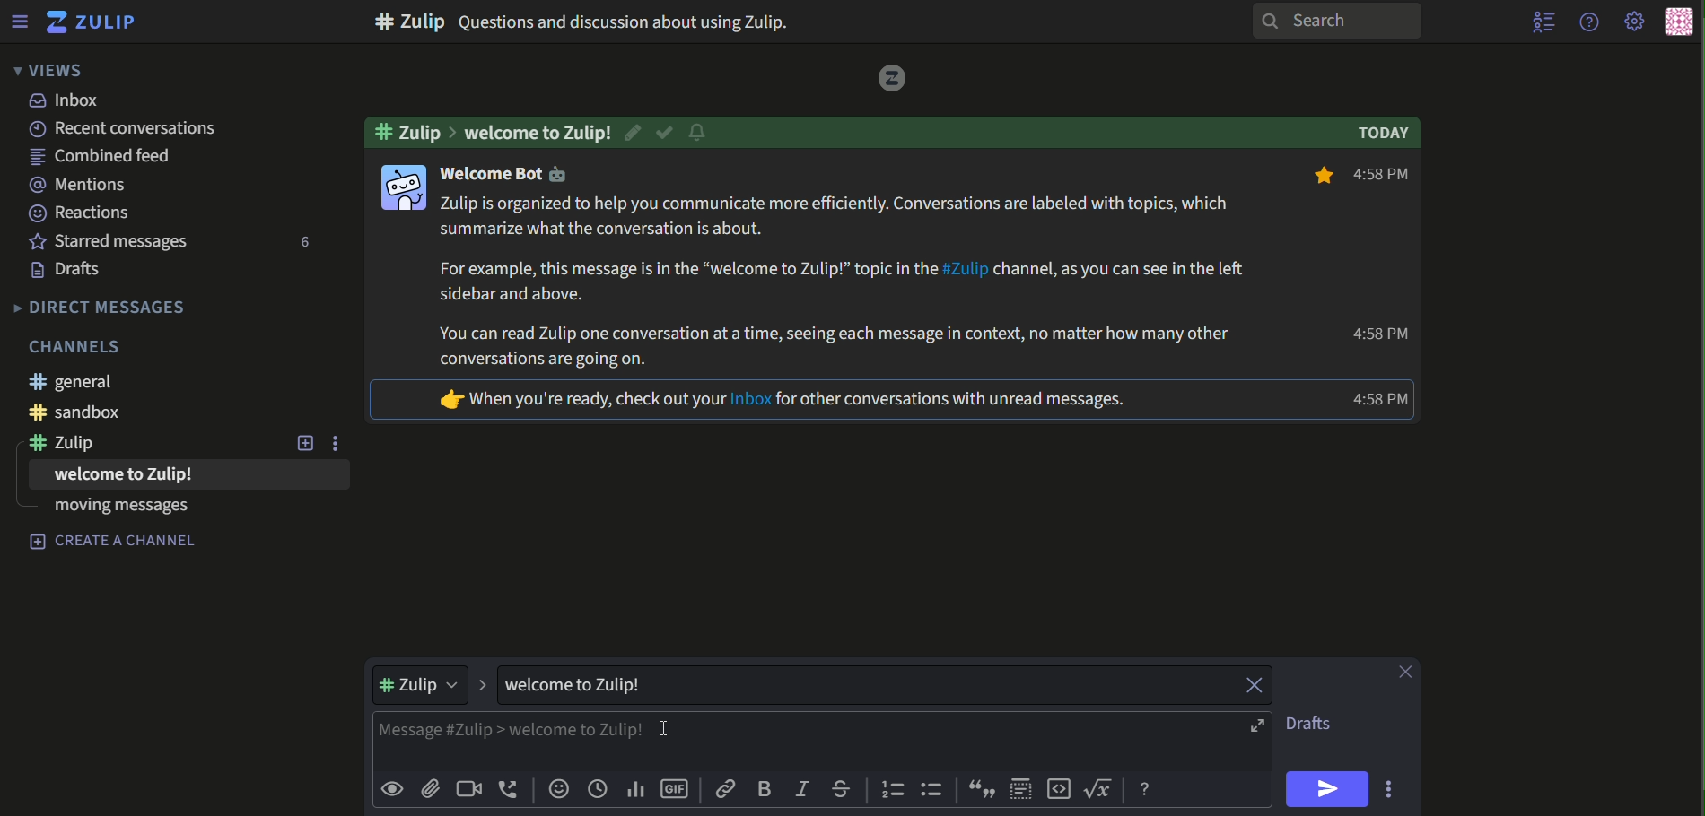 The height and width of the screenshot is (816, 1705). Describe the element at coordinates (74, 446) in the screenshot. I see `text` at that location.